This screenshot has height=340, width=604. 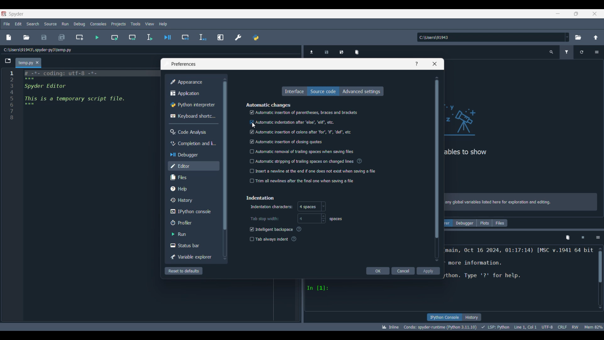 I want to click on History, so click(x=193, y=200).